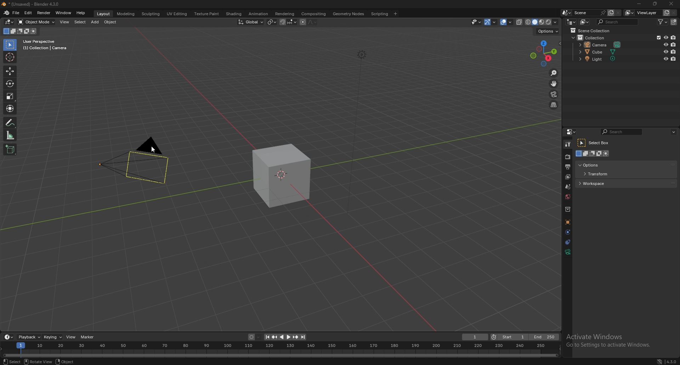 This screenshot has width=680, height=365. Describe the element at coordinates (11, 122) in the screenshot. I see `annotate` at that location.